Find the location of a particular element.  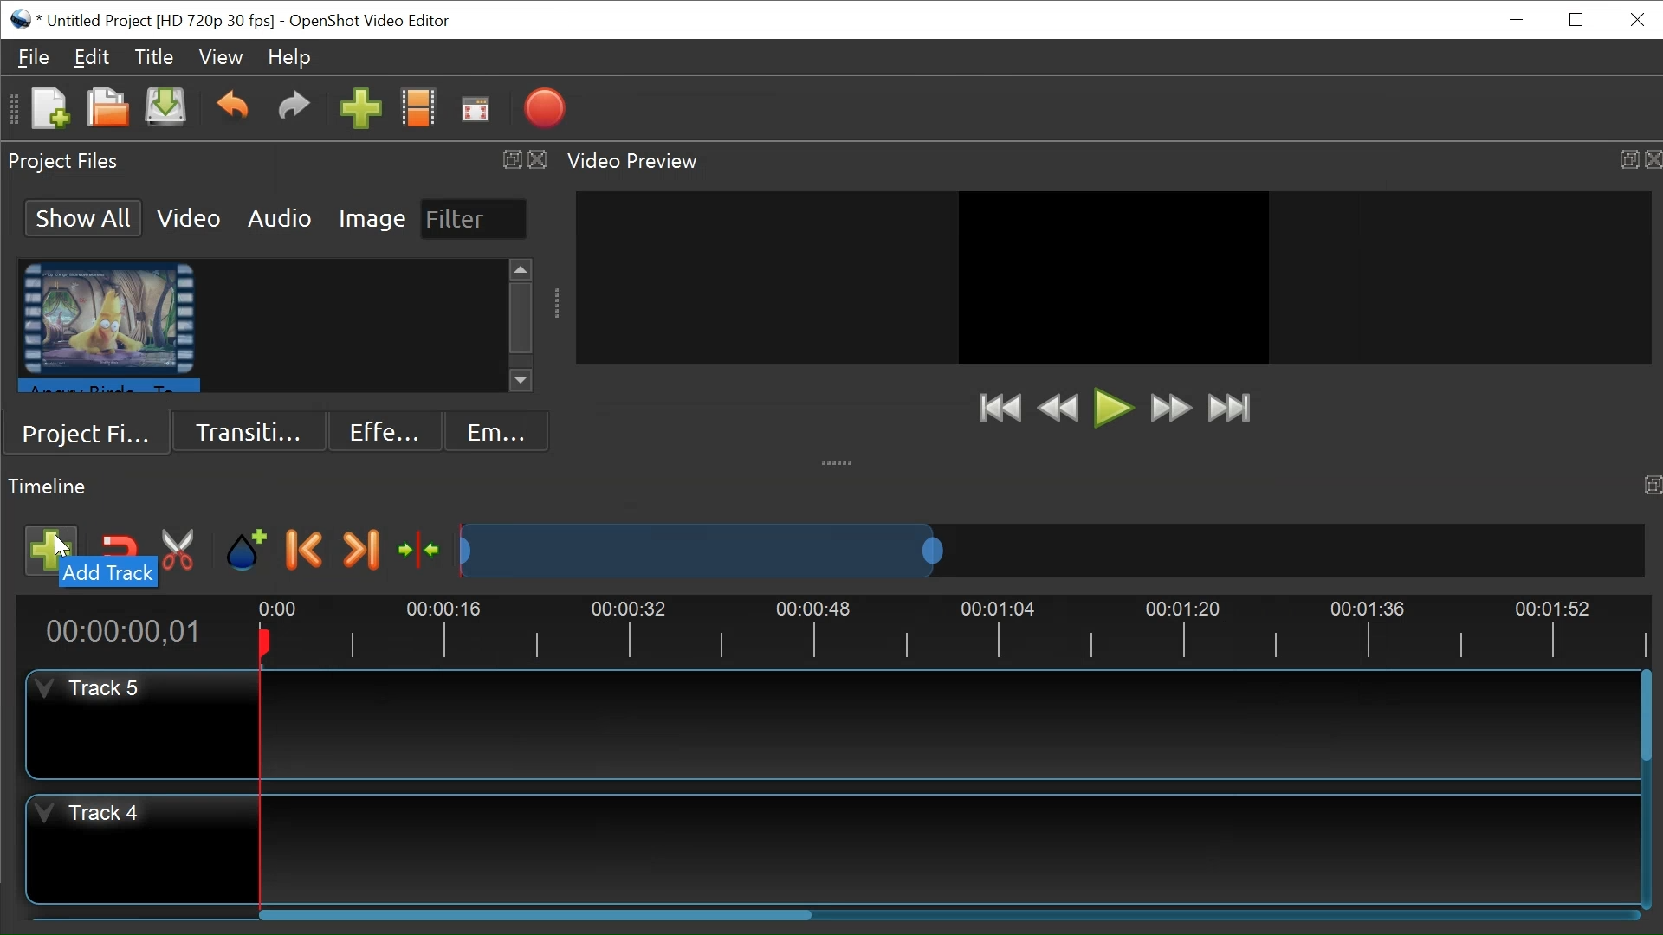

File is located at coordinates (34, 58).